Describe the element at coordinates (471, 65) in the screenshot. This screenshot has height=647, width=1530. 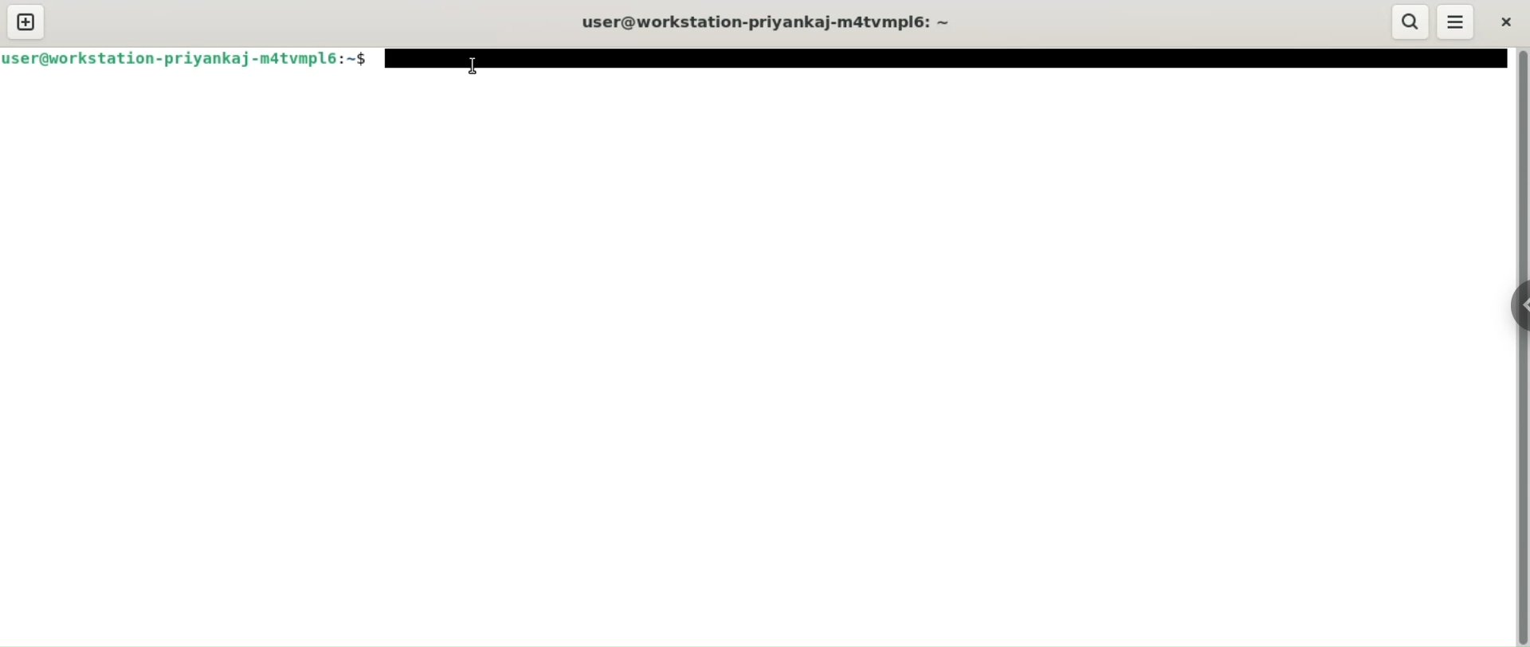
I see `cursor` at that location.